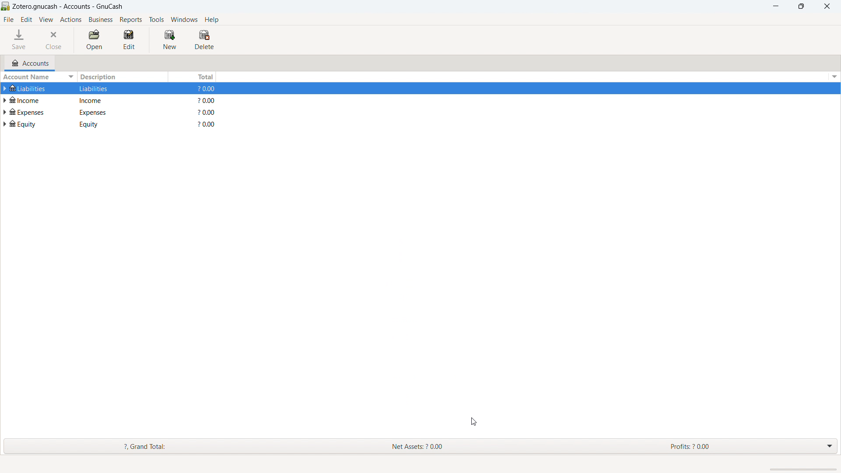  What do you see at coordinates (101, 112) in the screenshot?
I see `expenses` at bounding box center [101, 112].